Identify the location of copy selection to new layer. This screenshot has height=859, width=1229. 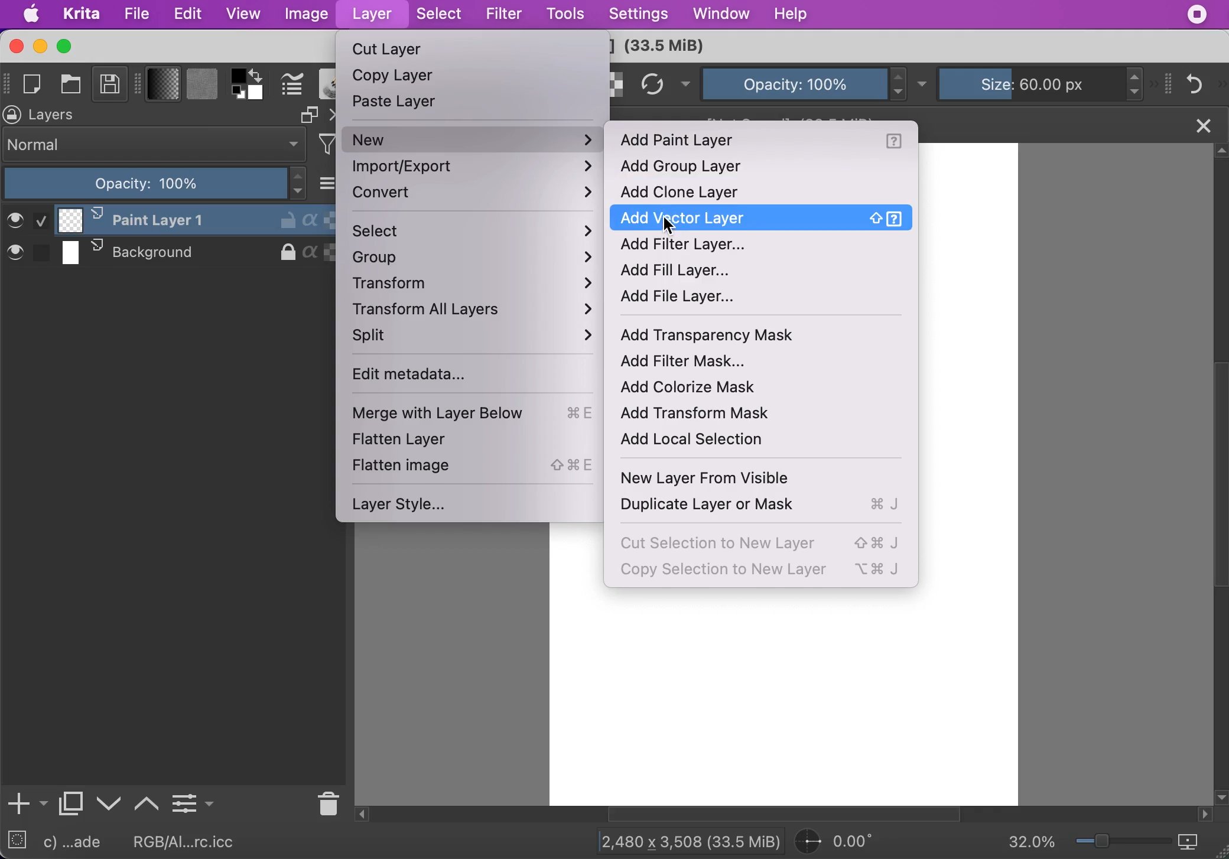
(768, 571).